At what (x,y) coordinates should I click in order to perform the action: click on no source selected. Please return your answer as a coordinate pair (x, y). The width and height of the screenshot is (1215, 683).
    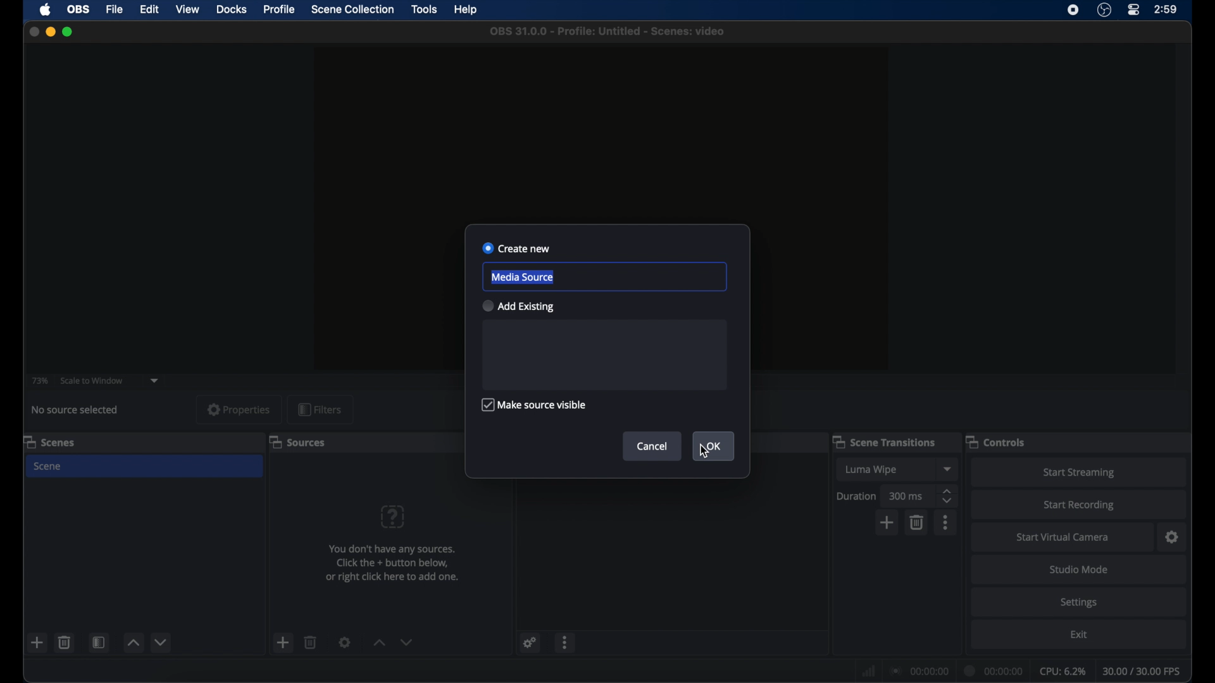
    Looking at the image, I should click on (77, 410).